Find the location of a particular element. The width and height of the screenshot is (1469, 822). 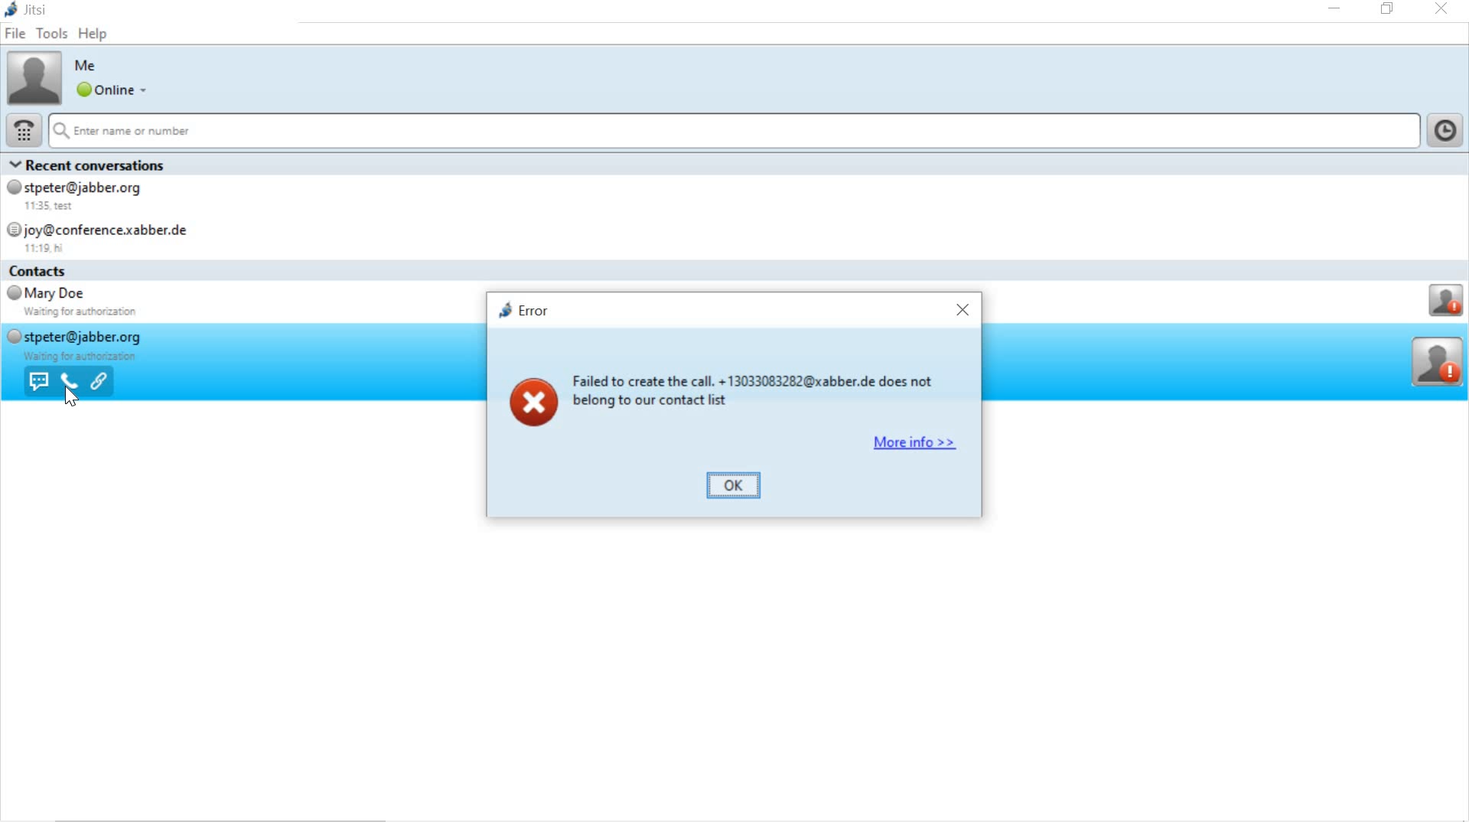

restore down is located at coordinates (1388, 9).